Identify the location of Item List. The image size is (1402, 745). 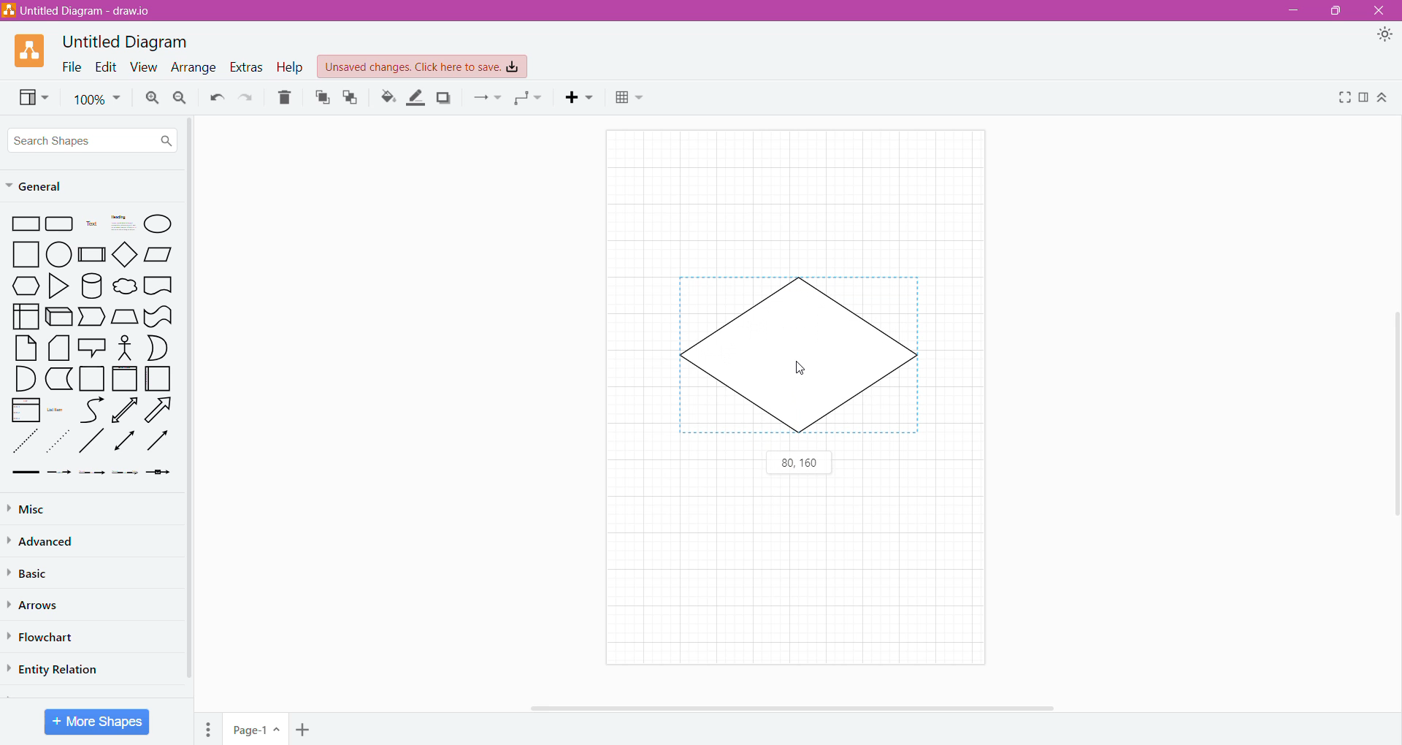
(26, 410).